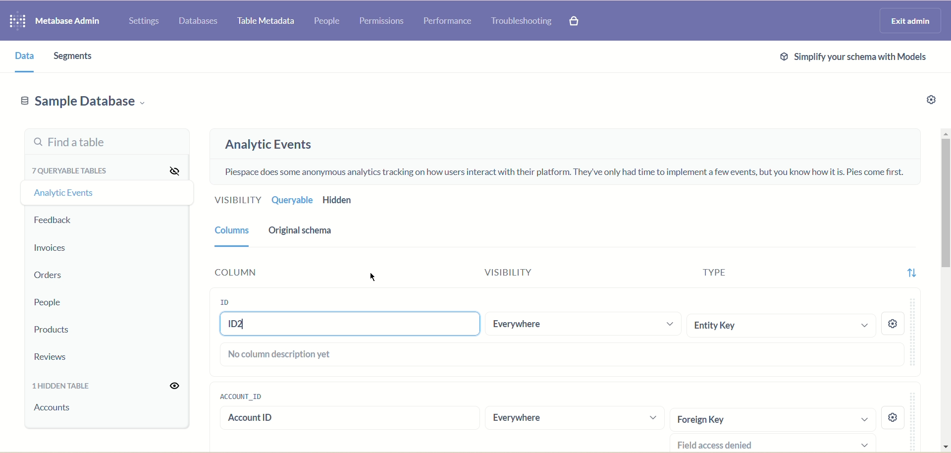 This screenshot has width=951, height=453. Describe the element at coordinates (524, 22) in the screenshot. I see `Troubleshooting` at that location.